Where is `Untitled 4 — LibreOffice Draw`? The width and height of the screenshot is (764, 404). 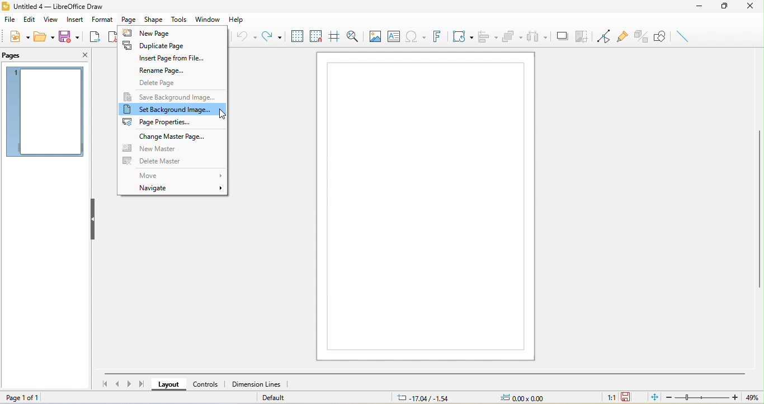 Untitled 4 — LibreOffice Draw is located at coordinates (54, 5).